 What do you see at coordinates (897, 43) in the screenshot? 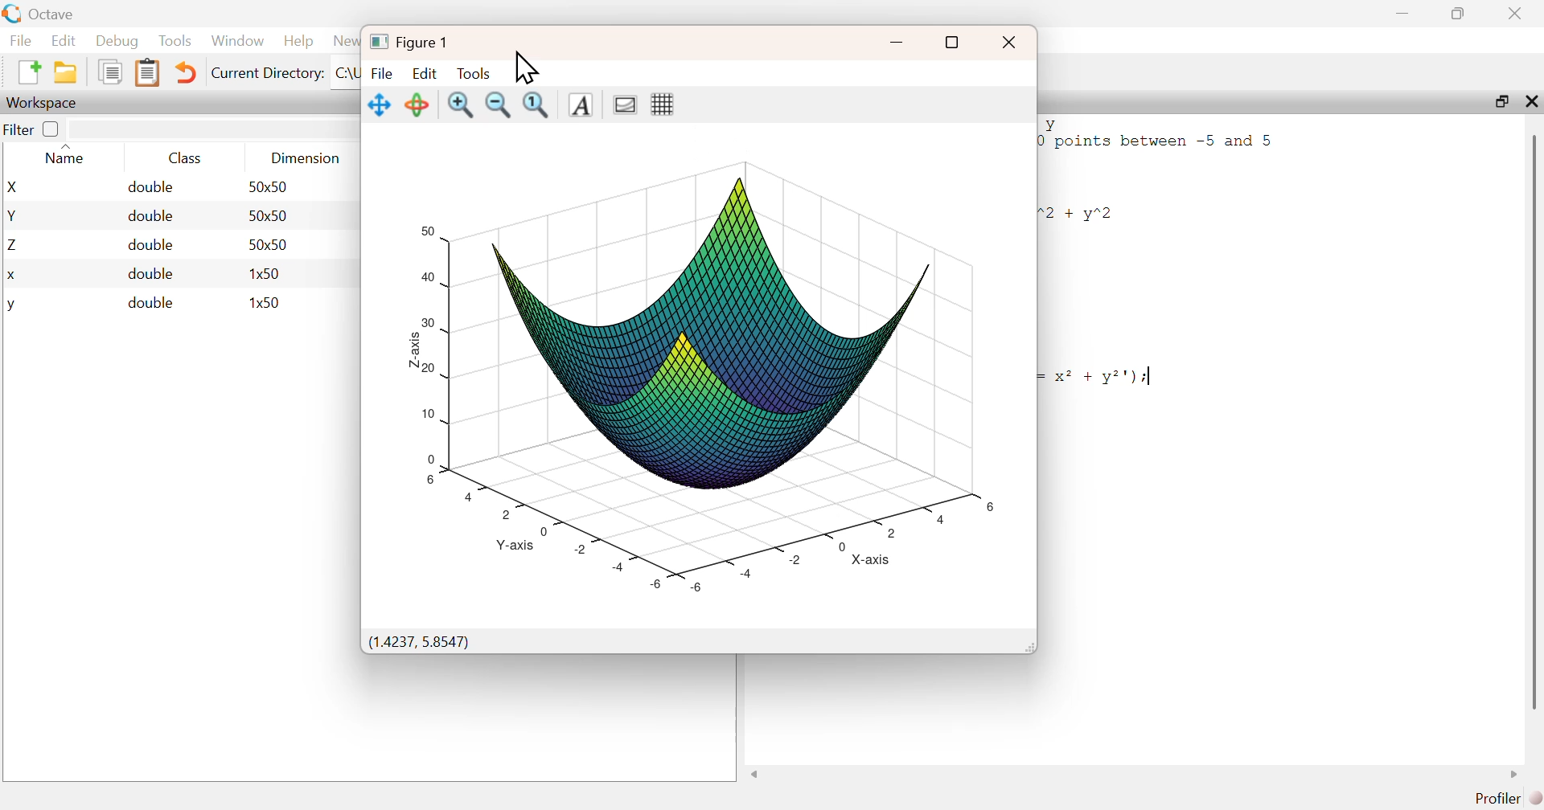
I see `minimize` at bounding box center [897, 43].